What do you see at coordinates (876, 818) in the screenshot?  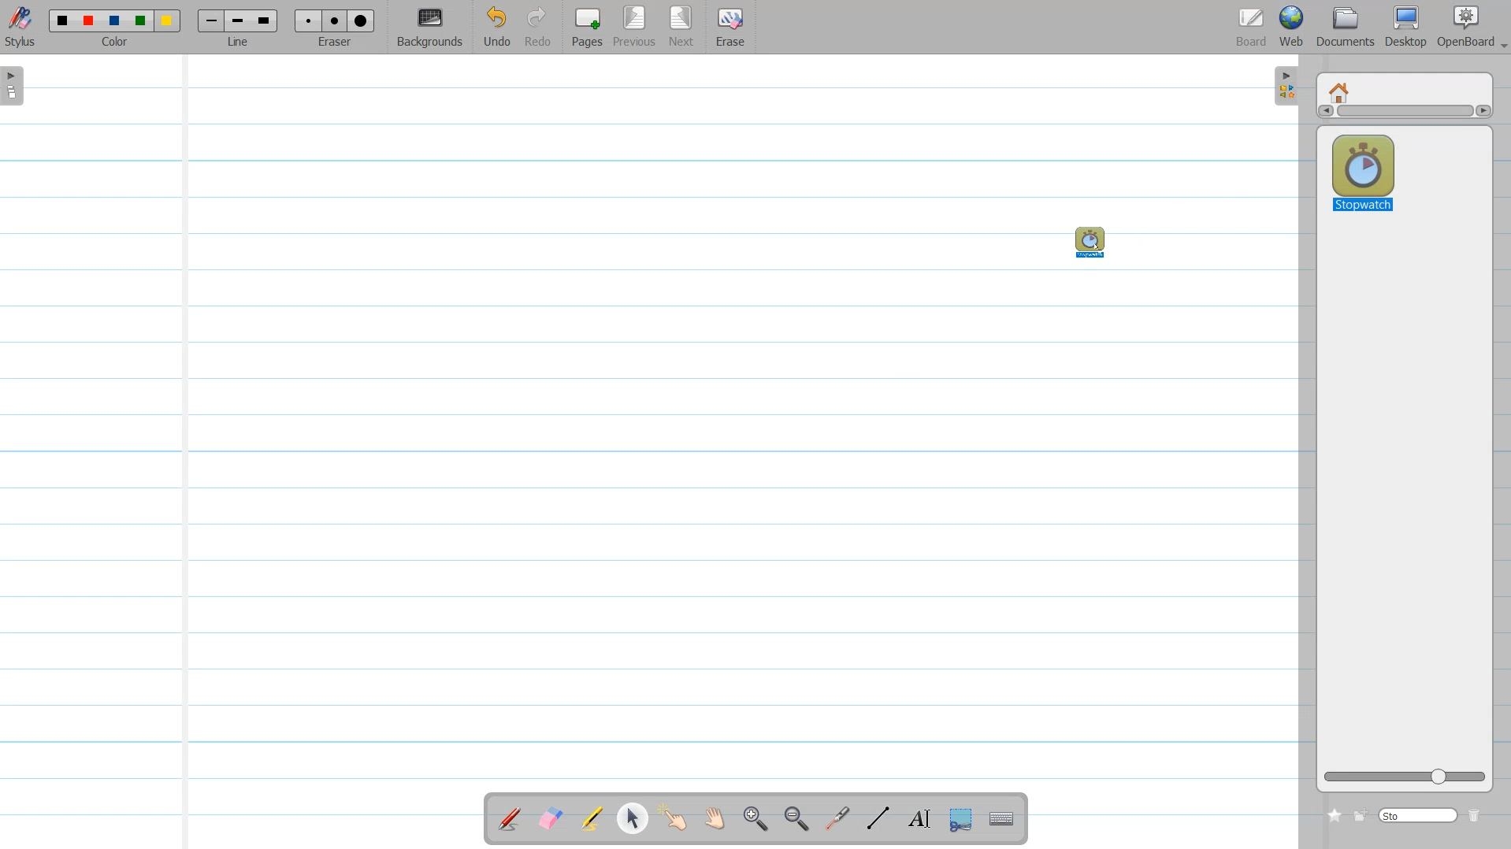 I see `Draw Line` at bounding box center [876, 818].